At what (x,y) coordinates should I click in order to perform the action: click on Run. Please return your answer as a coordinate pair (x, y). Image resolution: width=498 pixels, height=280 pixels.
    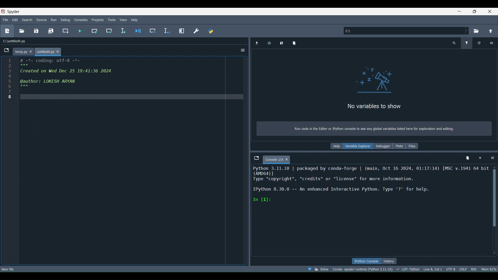
    Looking at the image, I should click on (53, 19).